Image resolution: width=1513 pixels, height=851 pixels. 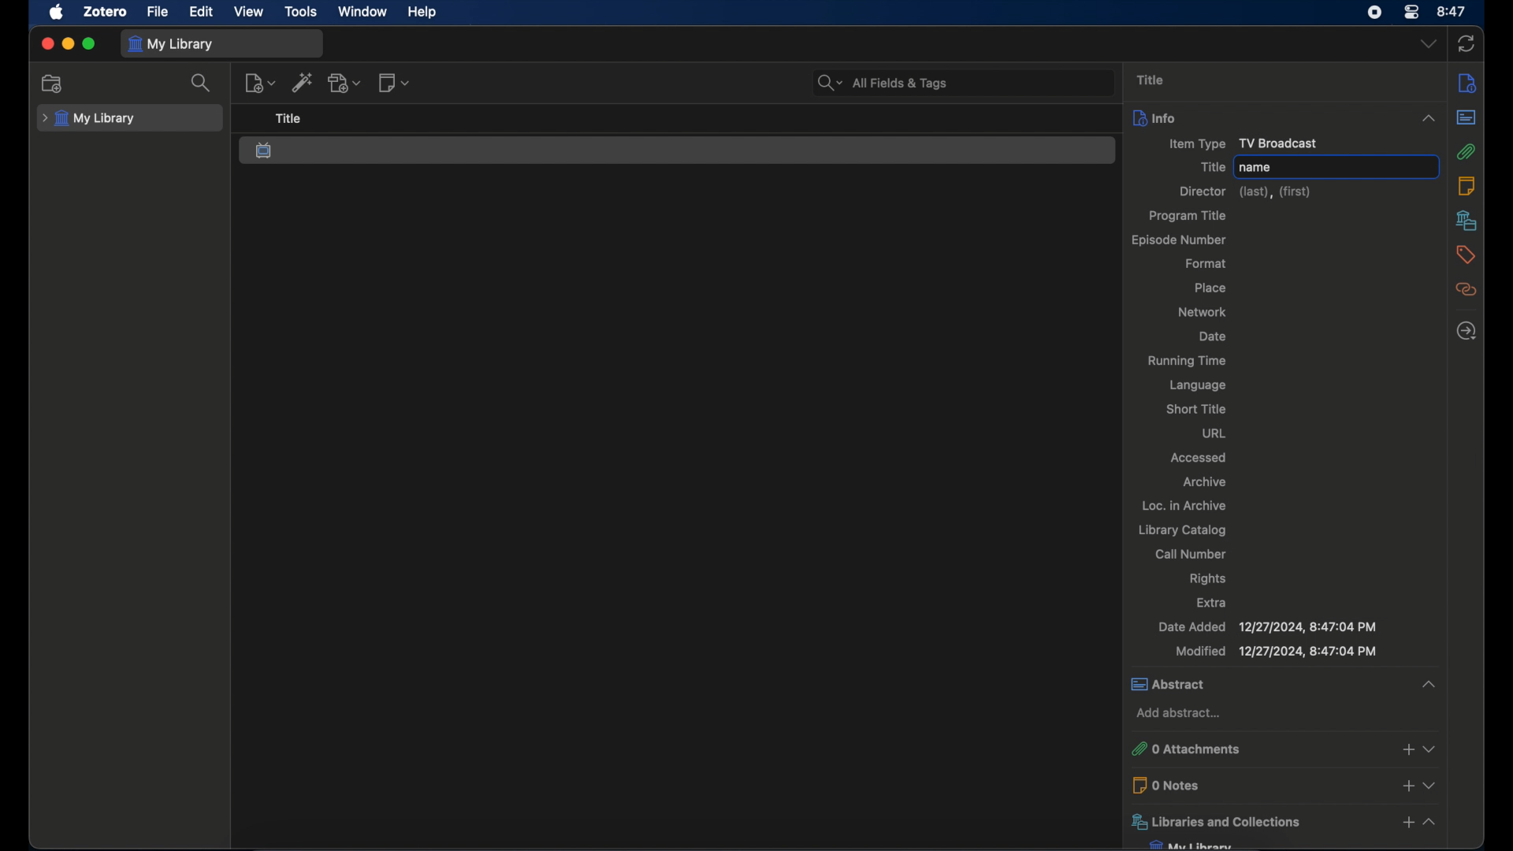 What do you see at coordinates (1188, 362) in the screenshot?
I see `running time` at bounding box center [1188, 362].